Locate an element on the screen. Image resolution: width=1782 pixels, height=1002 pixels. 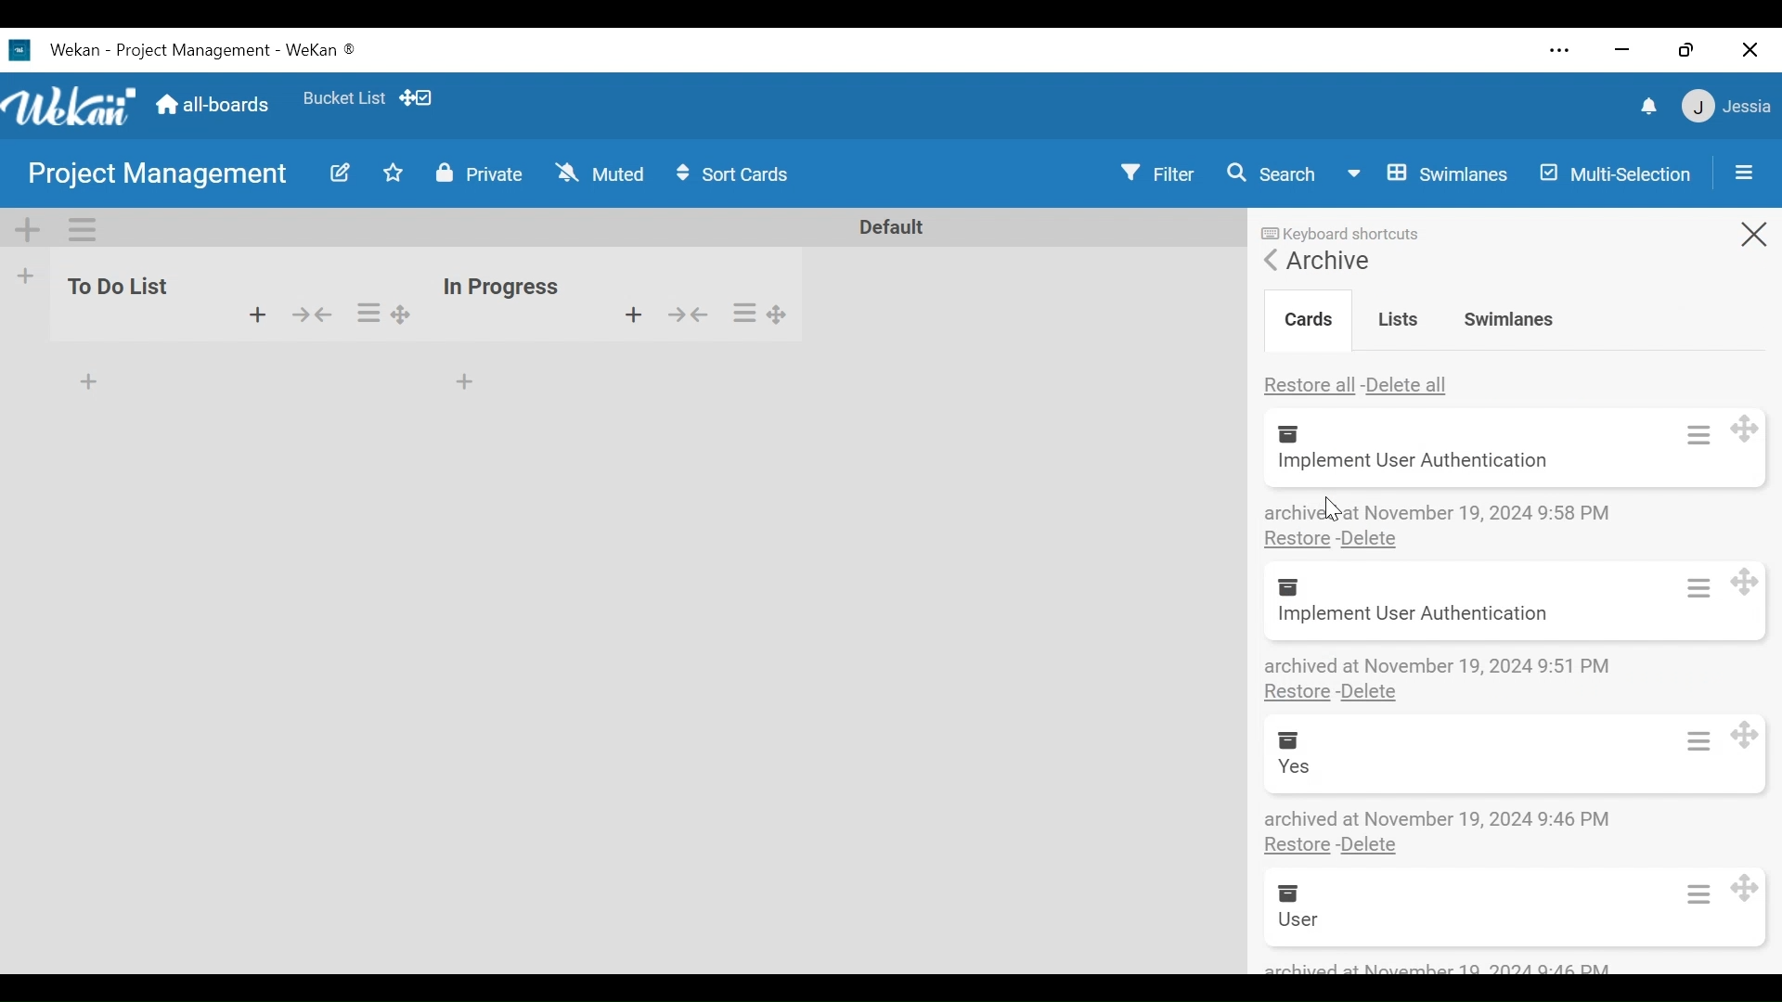
Delete is located at coordinates (1372, 540).